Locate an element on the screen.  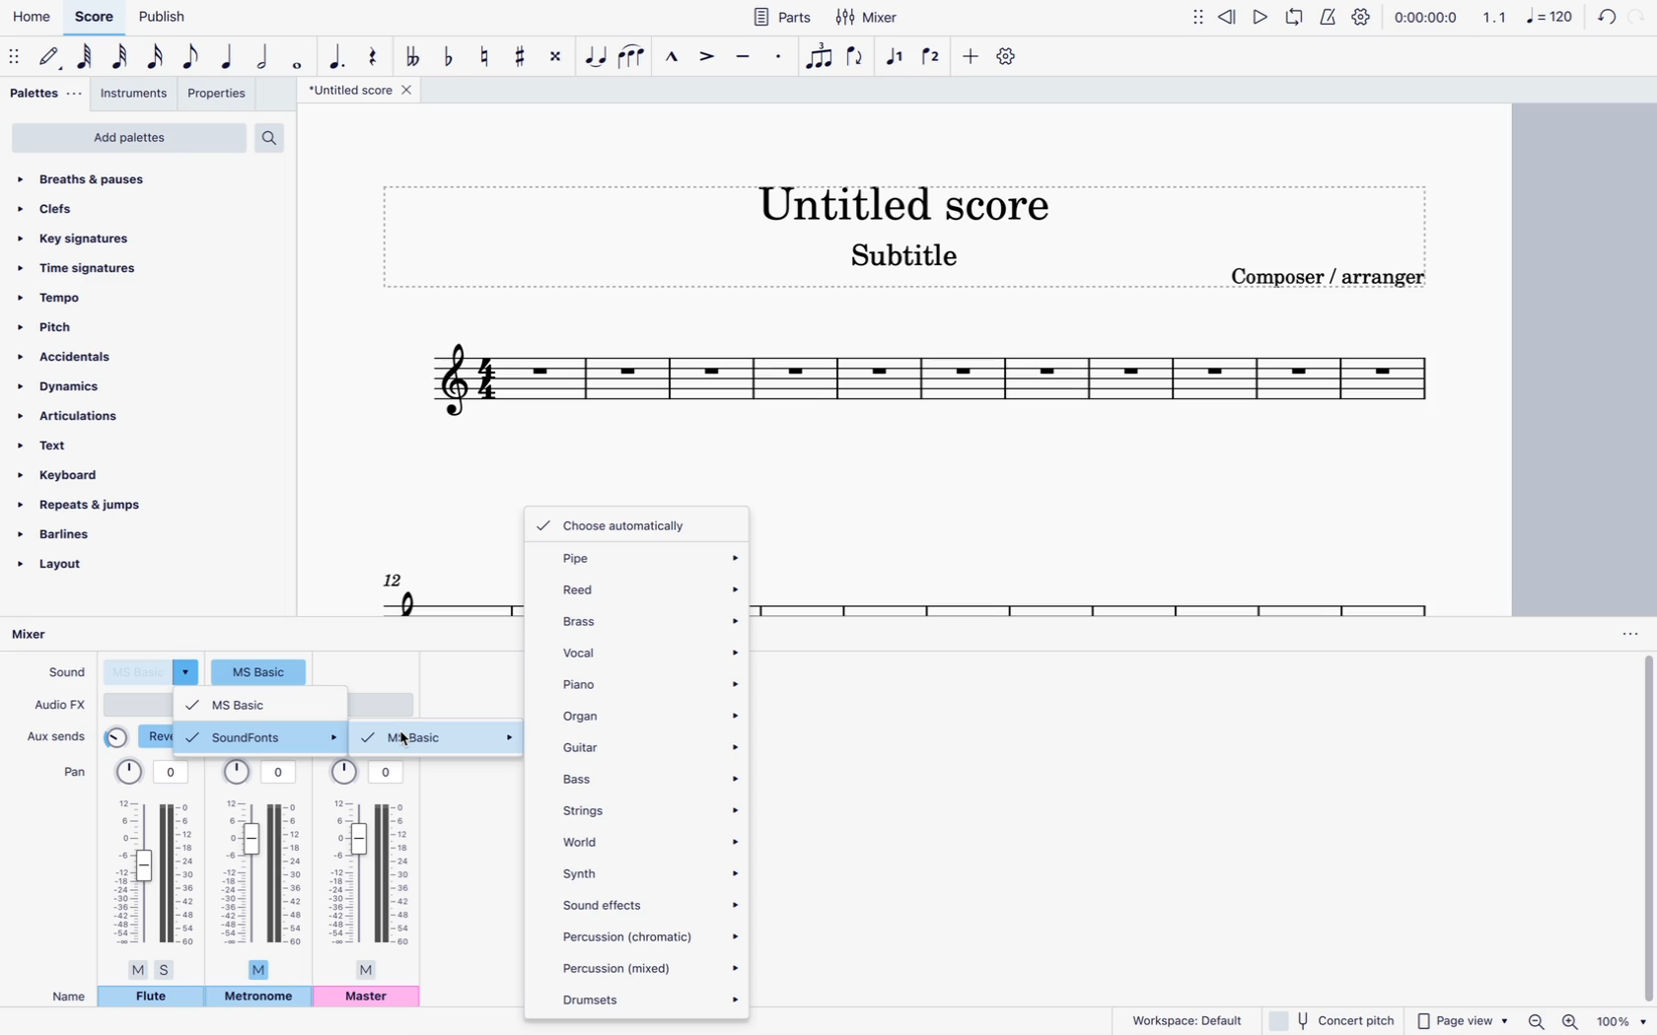
zoom in is located at coordinates (1572, 1019).